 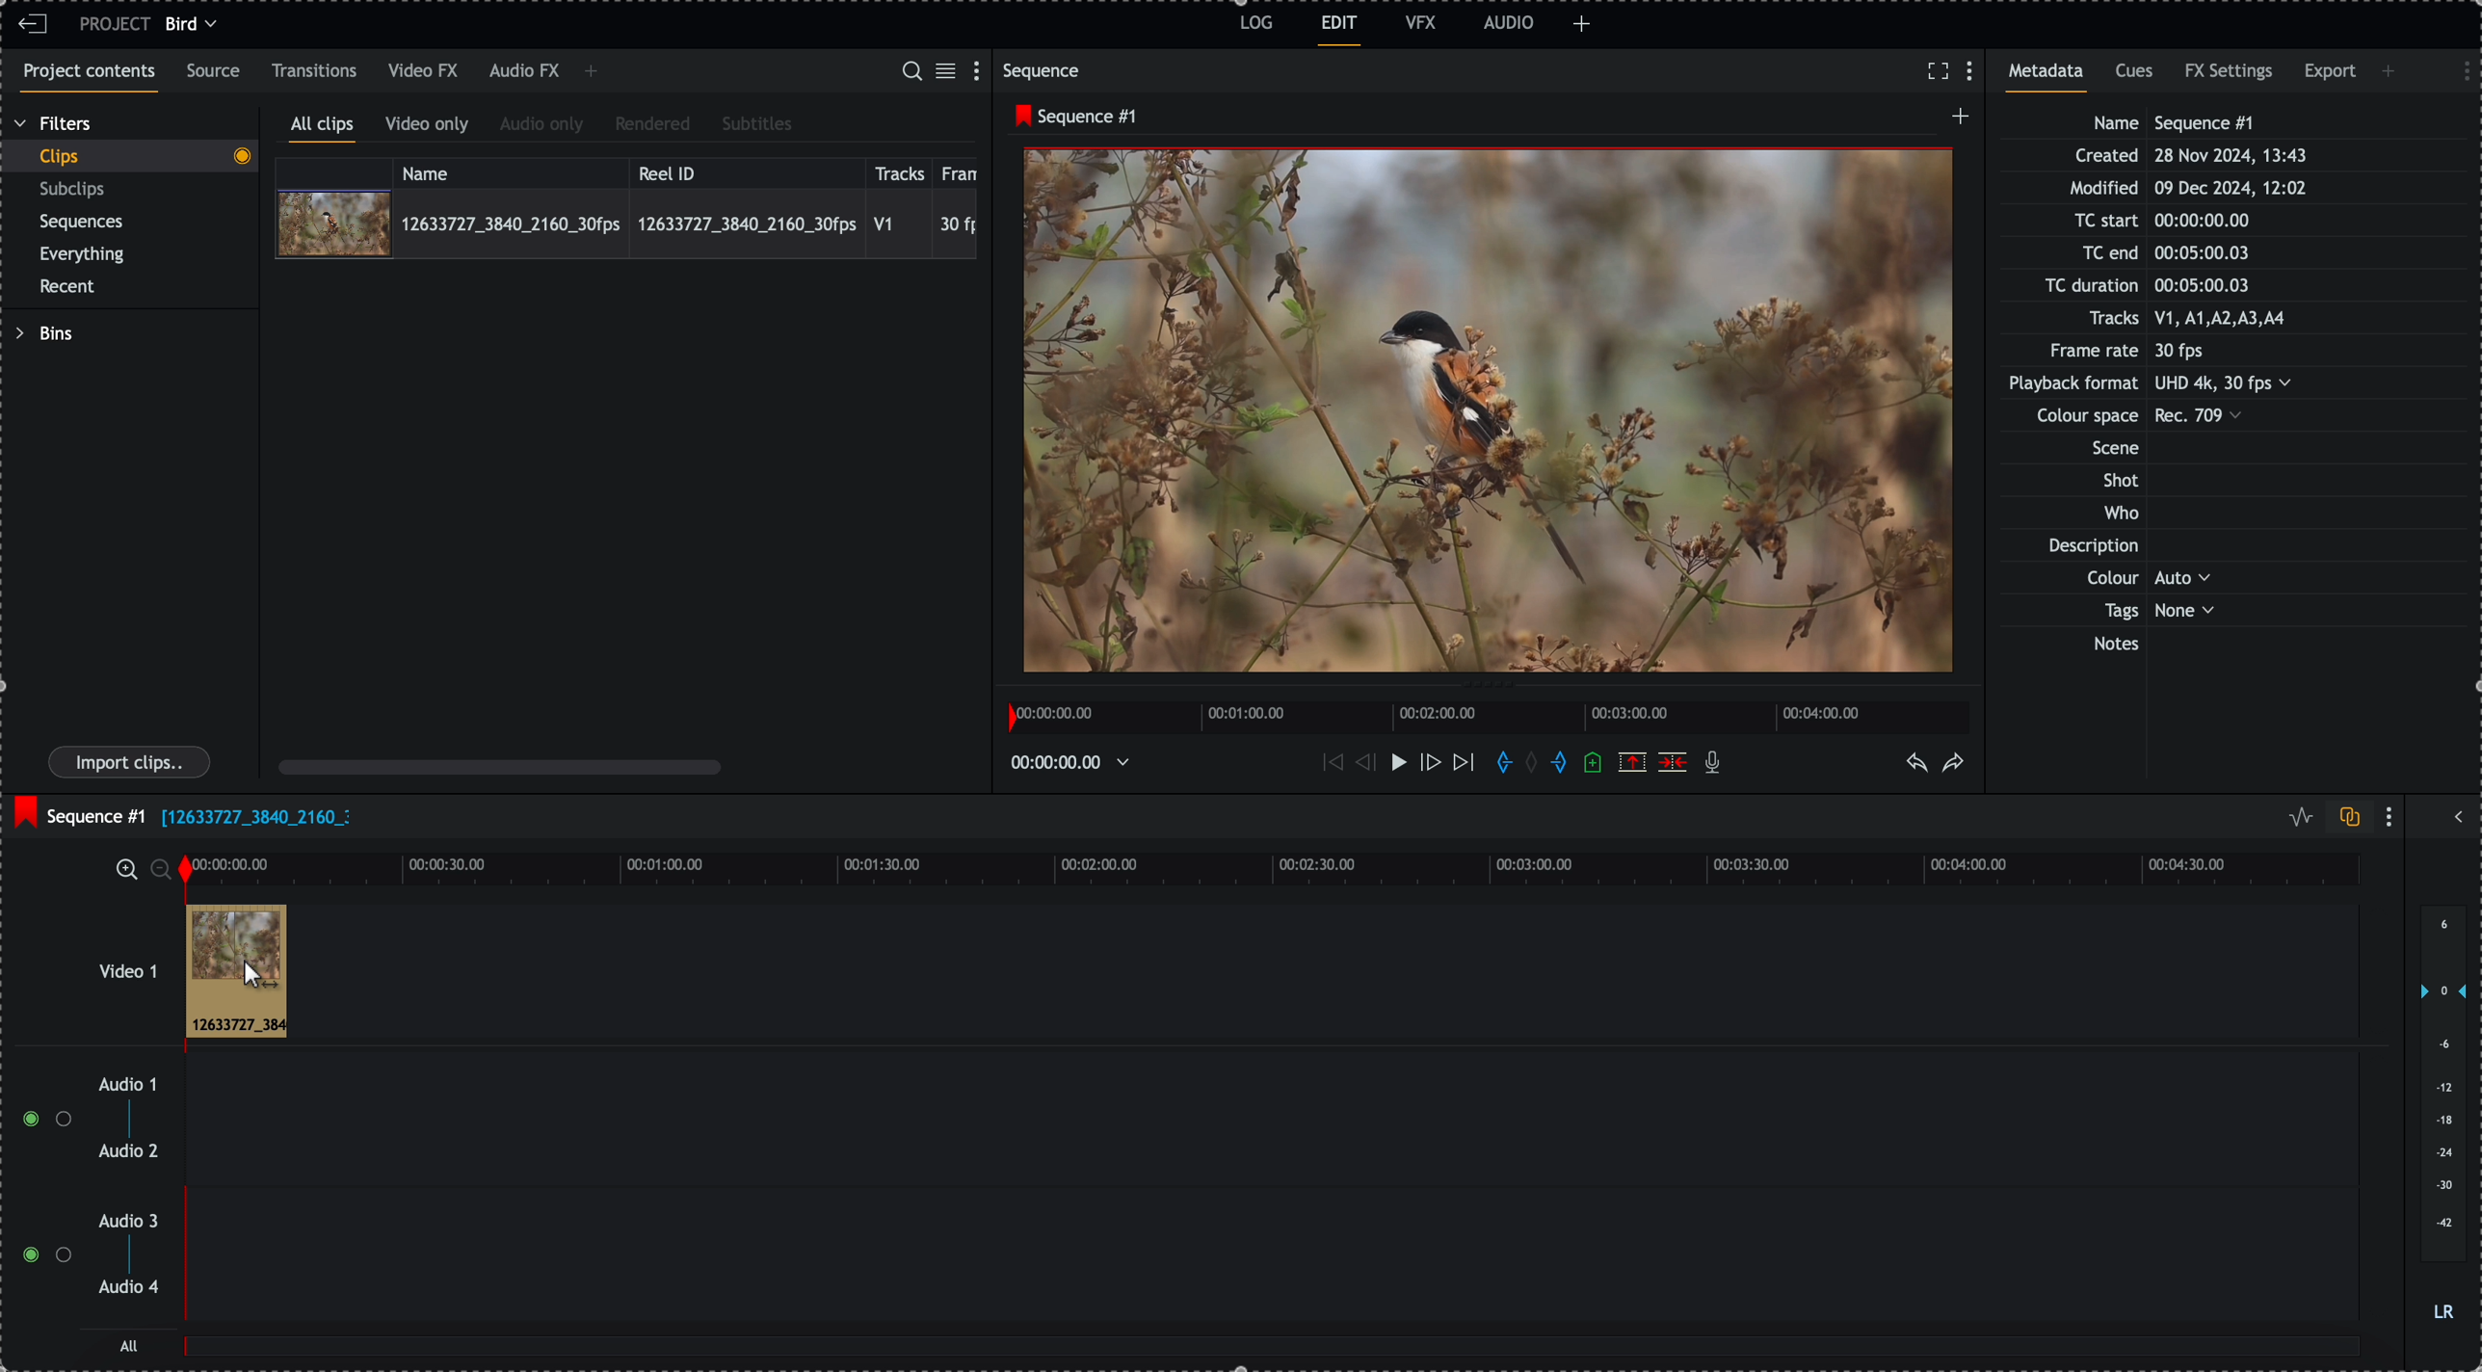 I want to click on FX settings, so click(x=2231, y=74).